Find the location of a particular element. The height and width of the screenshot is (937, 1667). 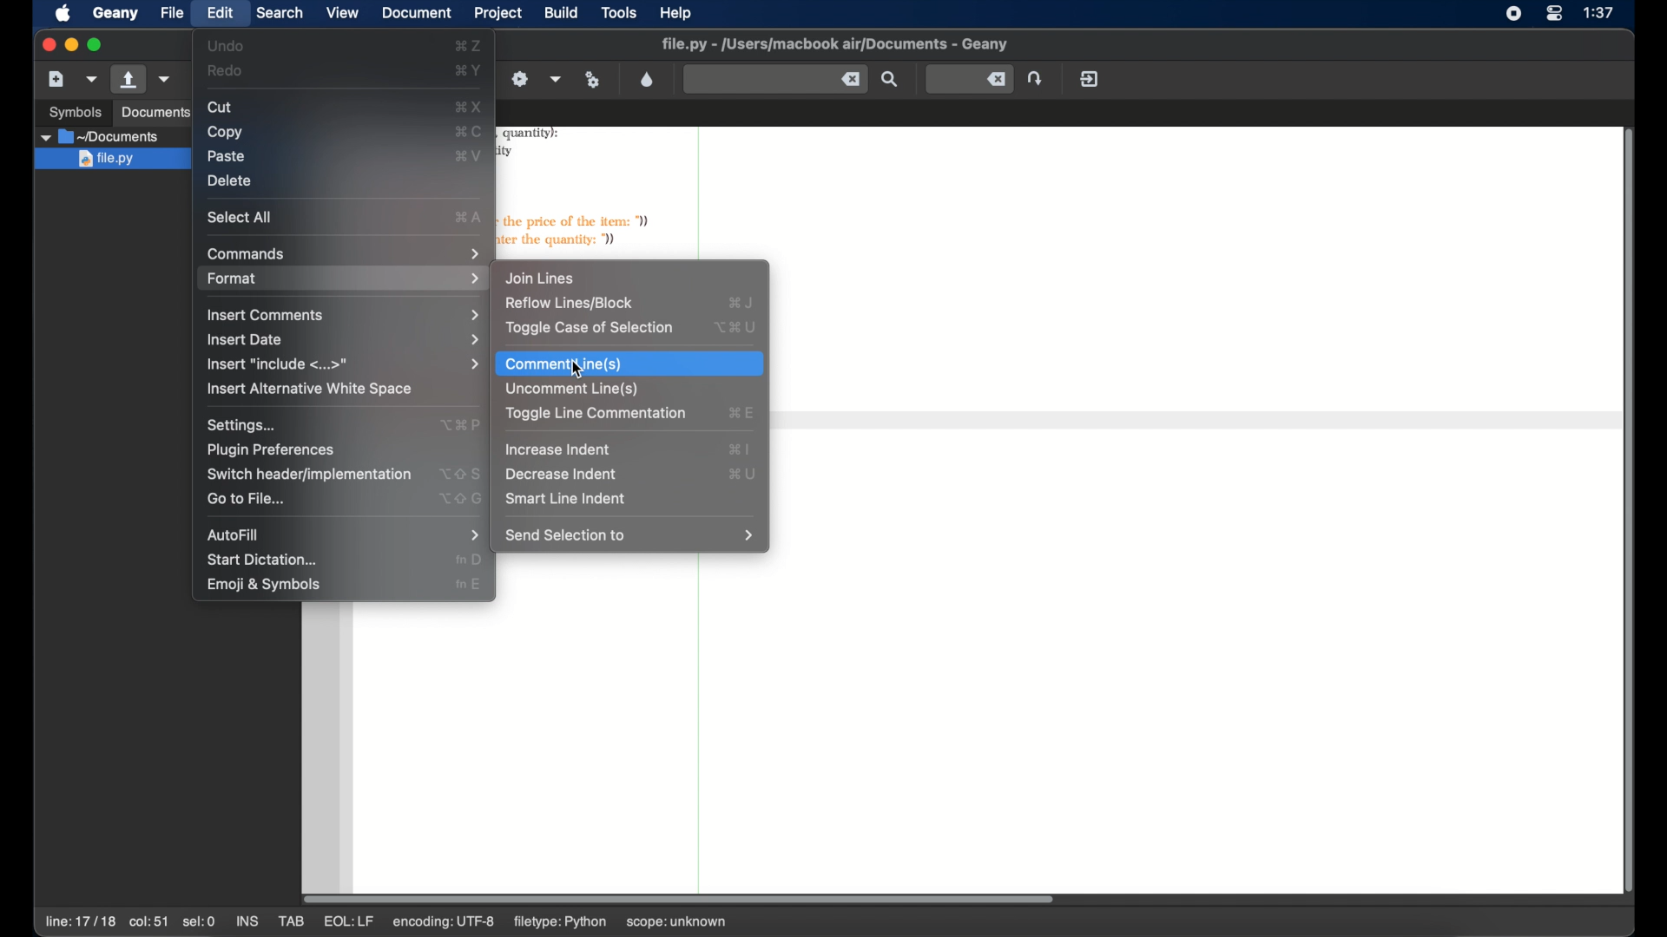

decrease indent shortcut is located at coordinates (743, 474).